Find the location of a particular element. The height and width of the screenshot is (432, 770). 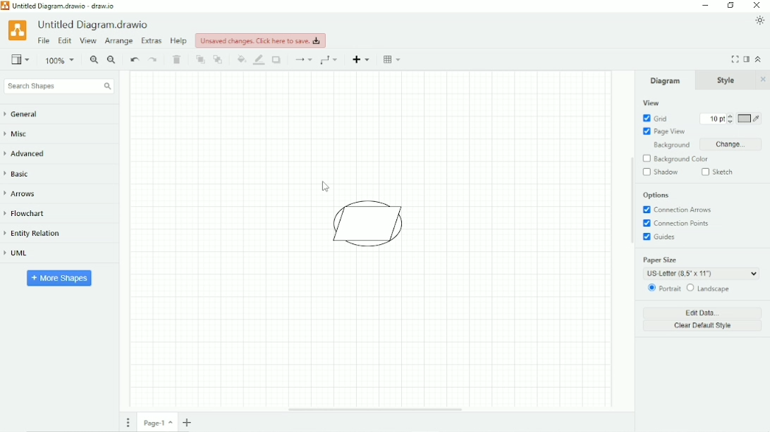

Options is located at coordinates (656, 196).